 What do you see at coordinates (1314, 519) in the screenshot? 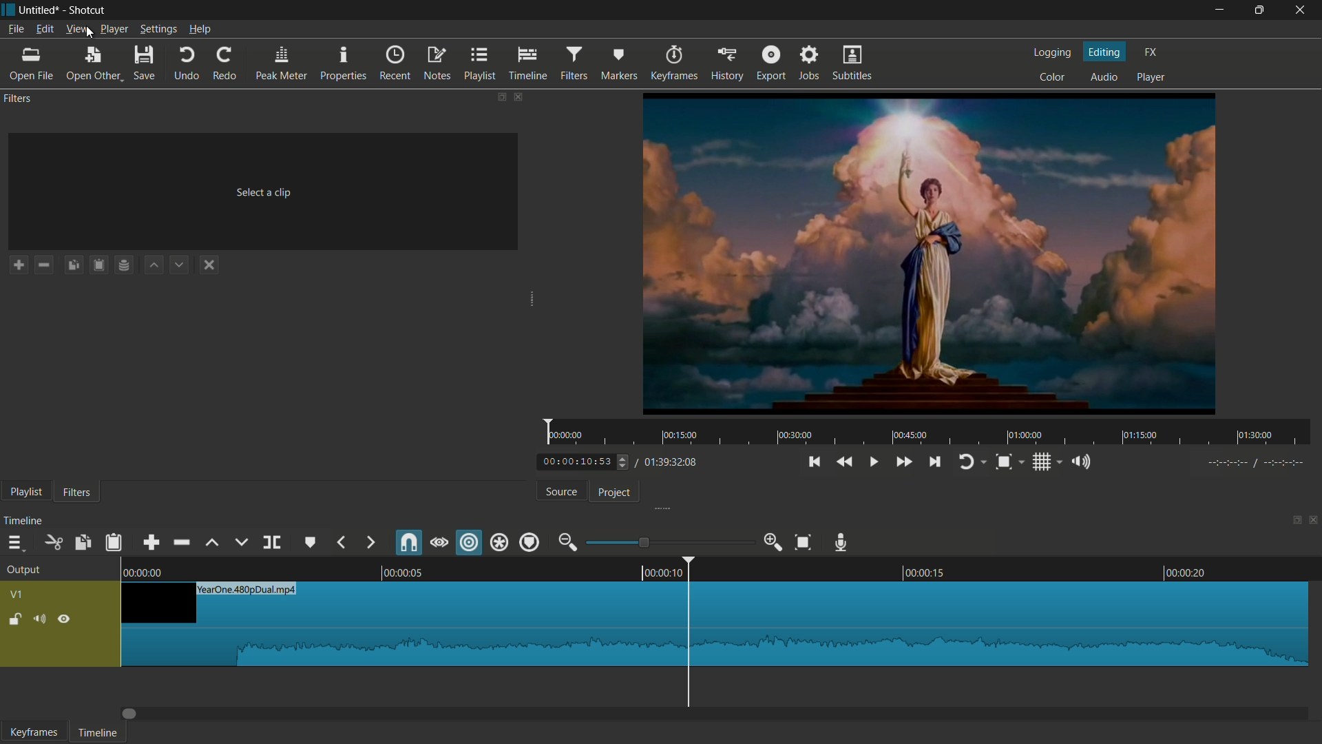
I see `close timeline` at bounding box center [1314, 519].